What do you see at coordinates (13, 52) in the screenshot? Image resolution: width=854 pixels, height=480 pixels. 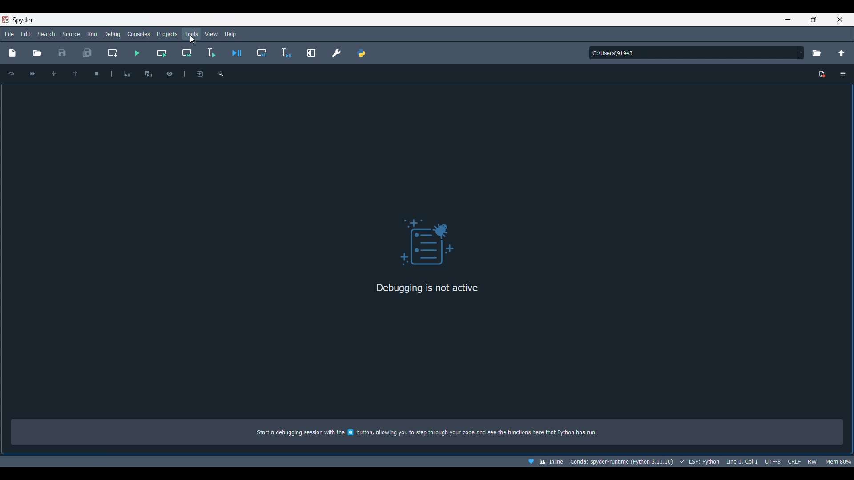 I see `New` at bounding box center [13, 52].